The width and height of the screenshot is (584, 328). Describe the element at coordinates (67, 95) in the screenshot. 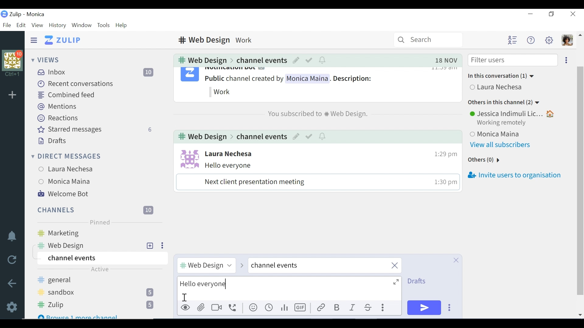

I see `Combined feed` at that location.